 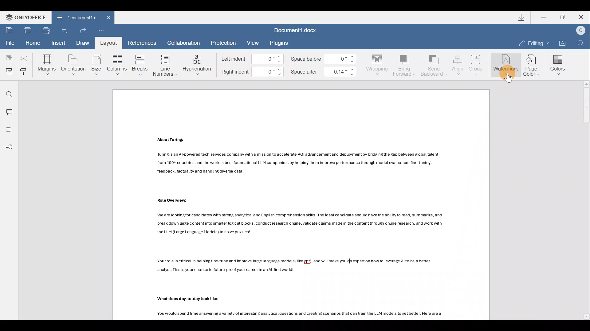 What do you see at coordinates (9, 93) in the screenshot?
I see `Find` at bounding box center [9, 93].